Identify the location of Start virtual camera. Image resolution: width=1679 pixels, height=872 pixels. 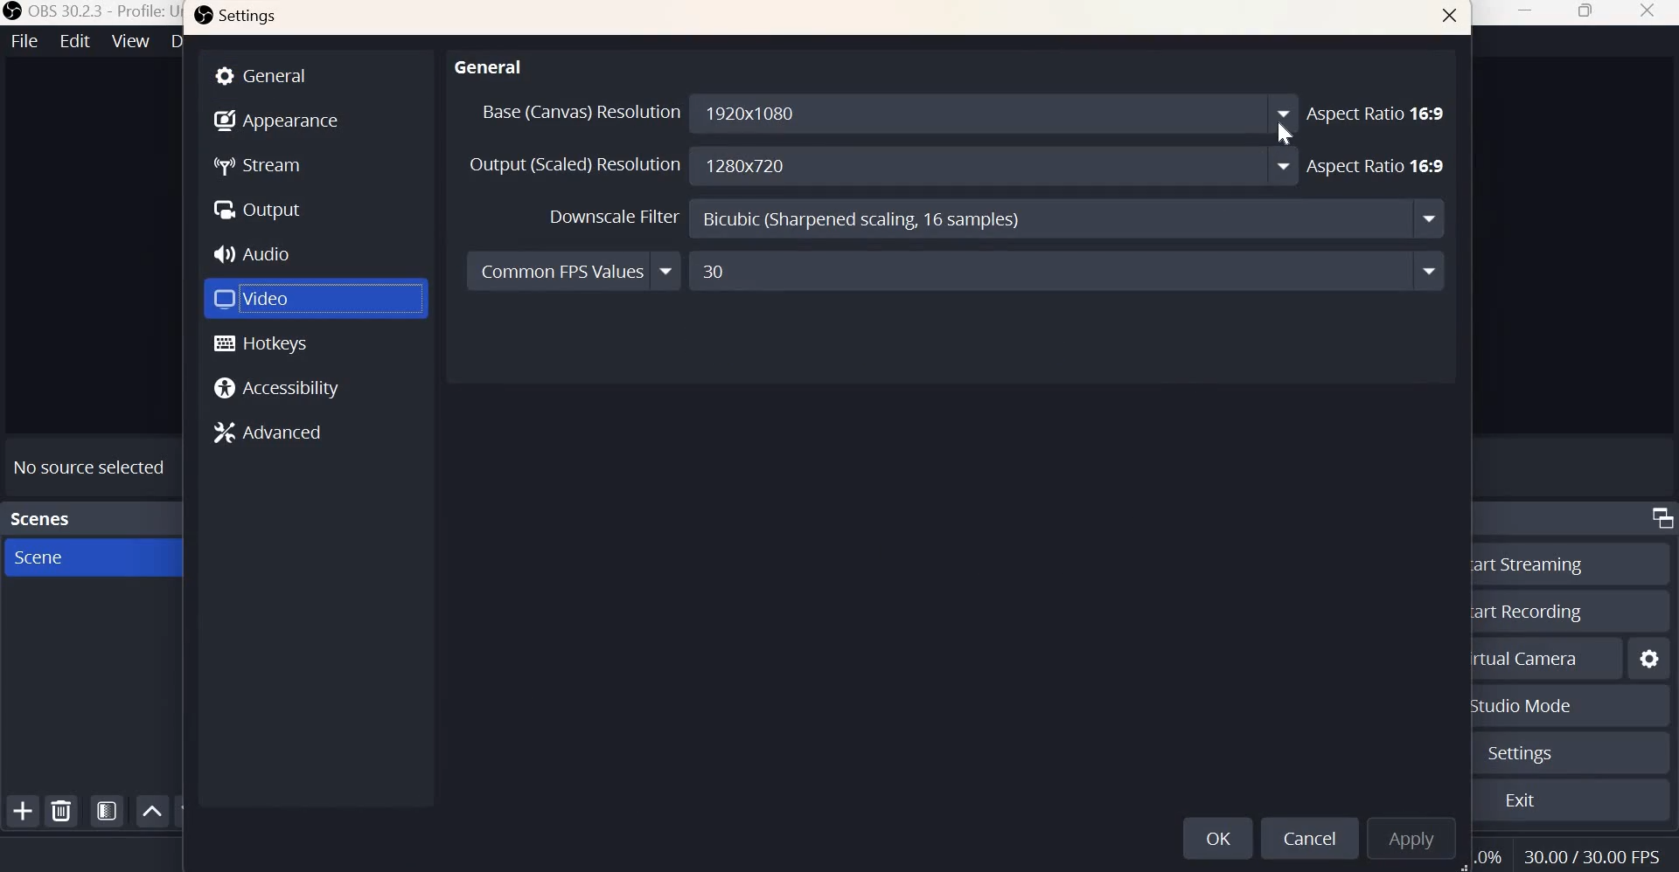
(1531, 656).